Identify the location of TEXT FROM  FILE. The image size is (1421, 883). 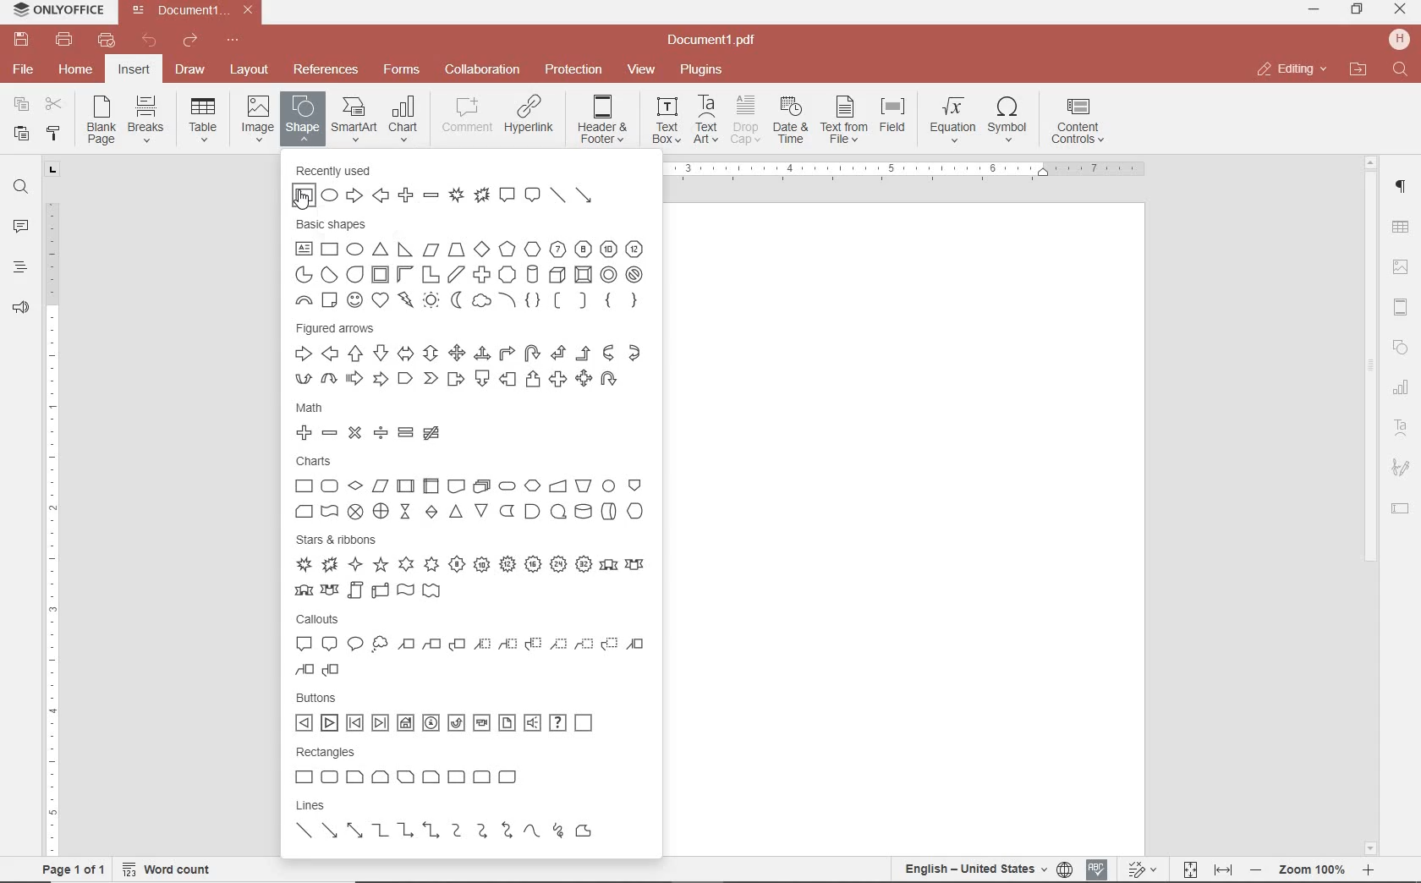
(844, 120).